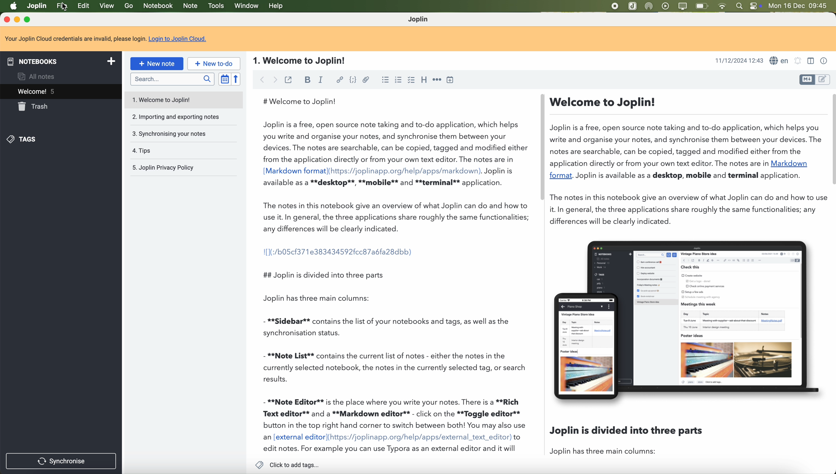  Describe the element at coordinates (702, 6) in the screenshot. I see `battery` at that location.